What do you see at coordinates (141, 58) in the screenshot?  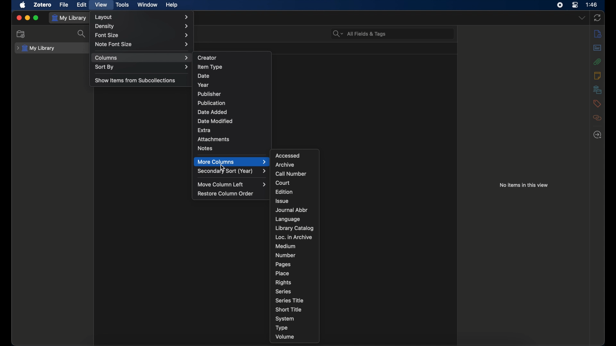 I see `columns` at bounding box center [141, 58].